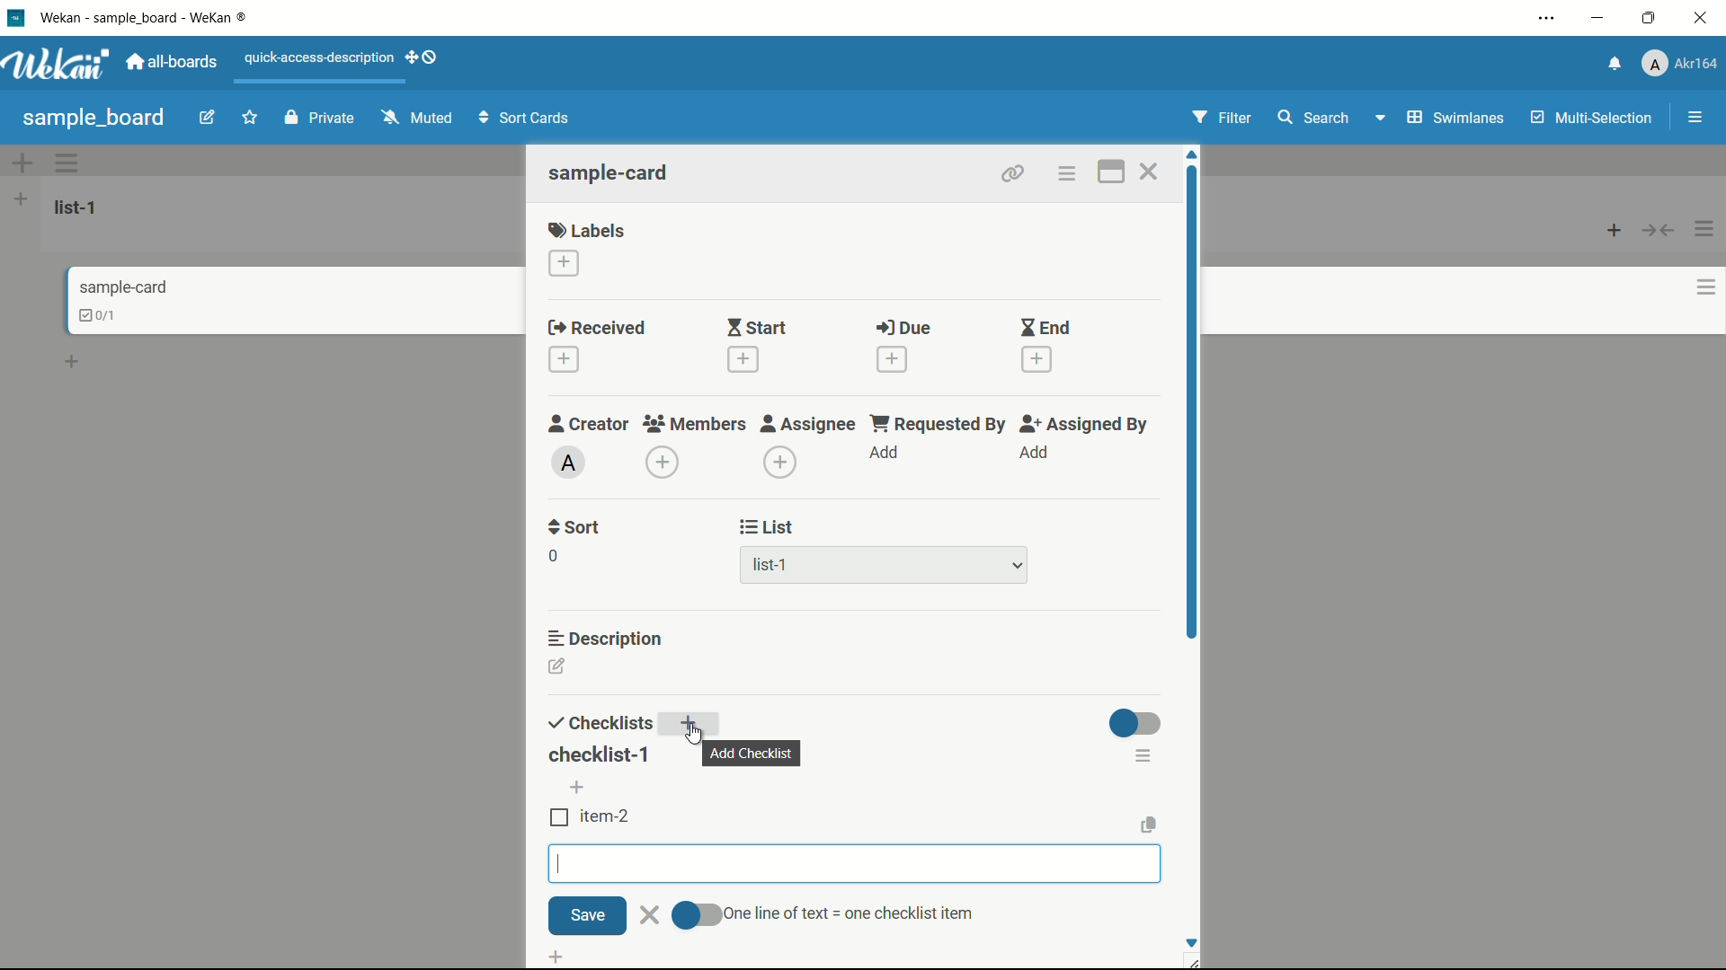 The image size is (1726, 970). I want to click on close card, so click(1148, 174).